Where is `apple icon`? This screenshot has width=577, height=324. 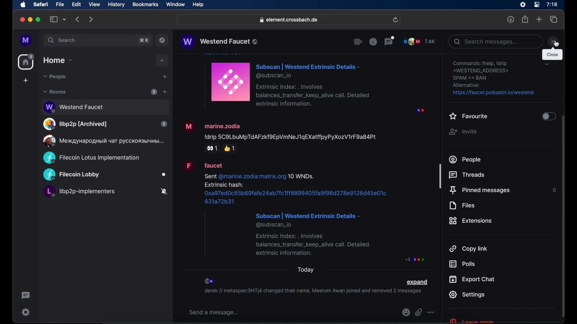
apple icon is located at coordinates (23, 5).